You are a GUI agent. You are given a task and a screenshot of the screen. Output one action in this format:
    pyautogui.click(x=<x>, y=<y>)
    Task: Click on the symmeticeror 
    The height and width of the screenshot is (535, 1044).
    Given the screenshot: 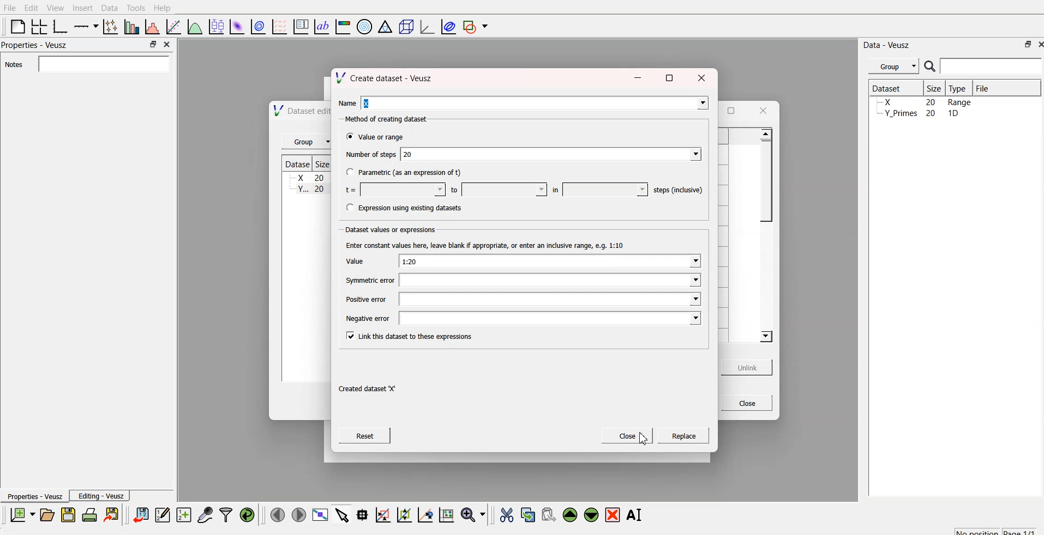 What is the action you would take?
    pyautogui.click(x=519, y=279)
    